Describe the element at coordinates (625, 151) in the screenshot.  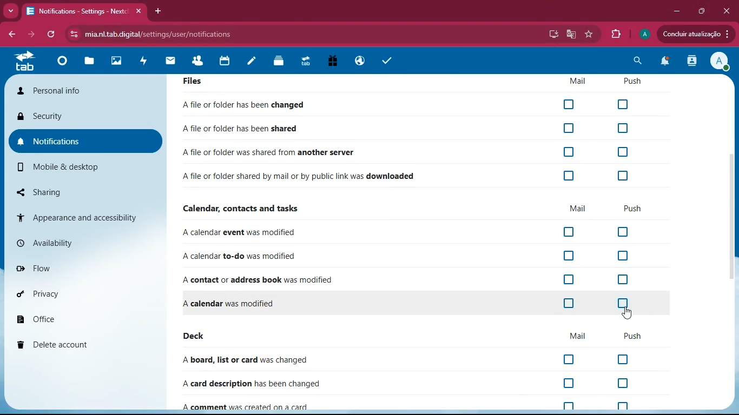
I see `Checkbox` at that location.